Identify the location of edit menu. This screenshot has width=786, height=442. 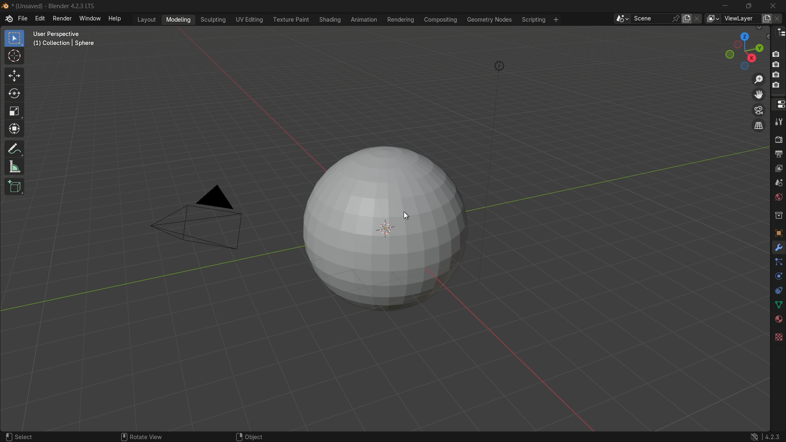
(38, 19).